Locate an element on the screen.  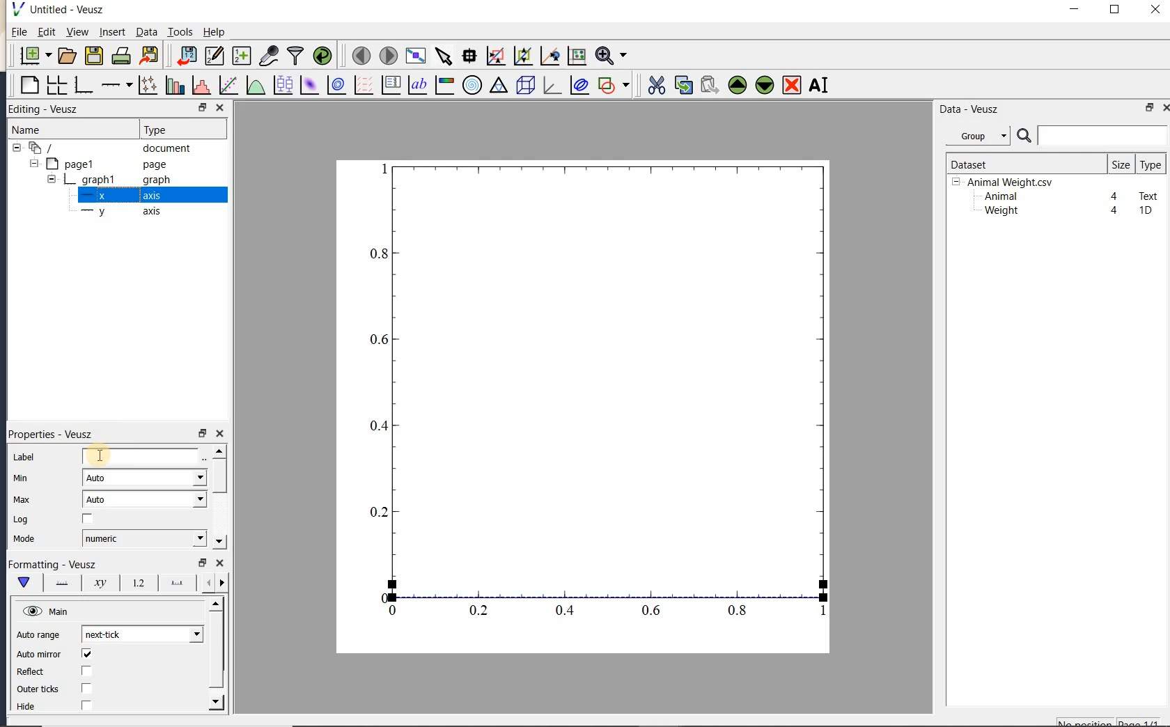
move the selected widget up is located at coordinates (738, 86).